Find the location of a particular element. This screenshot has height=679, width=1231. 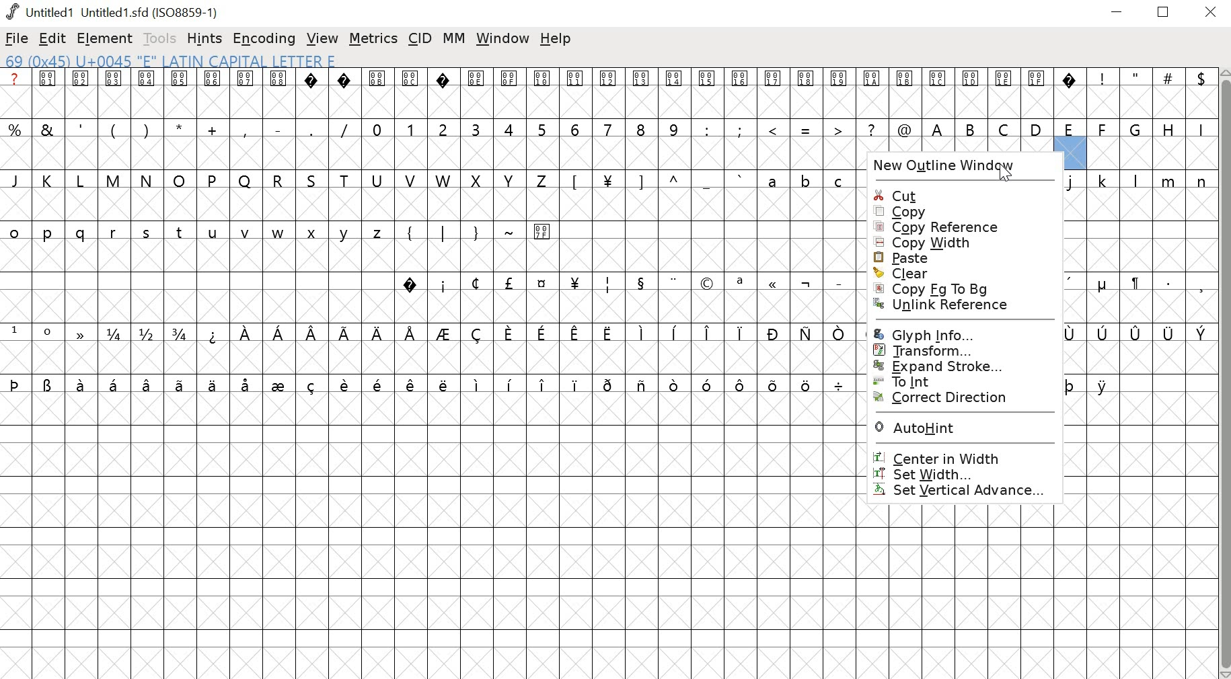

COPY REFERENCE is located at coordinates (958, 228).